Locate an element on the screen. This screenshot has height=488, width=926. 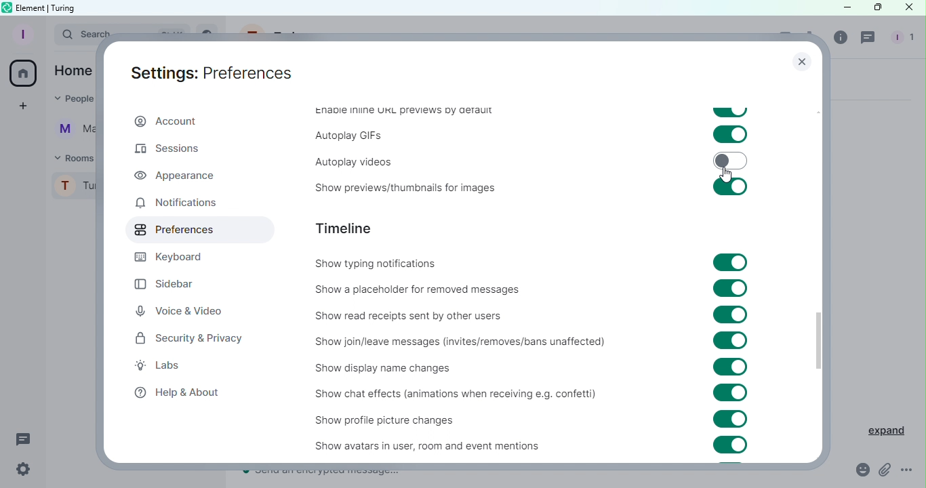
Toggle is located at coordinates (731, 160).